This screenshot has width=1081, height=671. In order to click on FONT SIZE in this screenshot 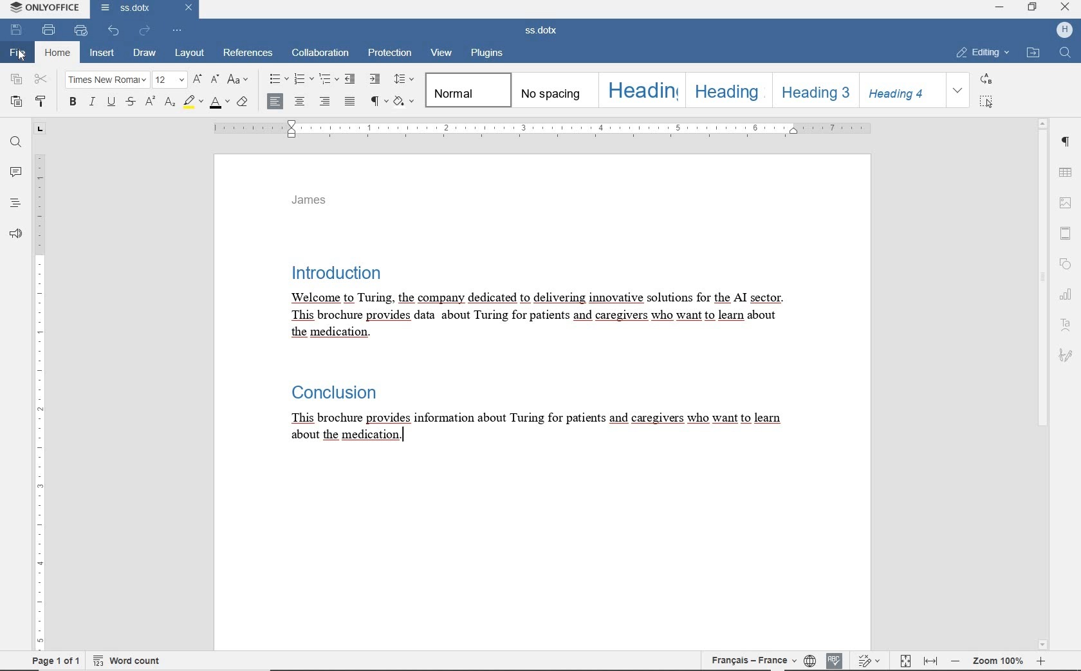, I will do `click(170, 80)`.